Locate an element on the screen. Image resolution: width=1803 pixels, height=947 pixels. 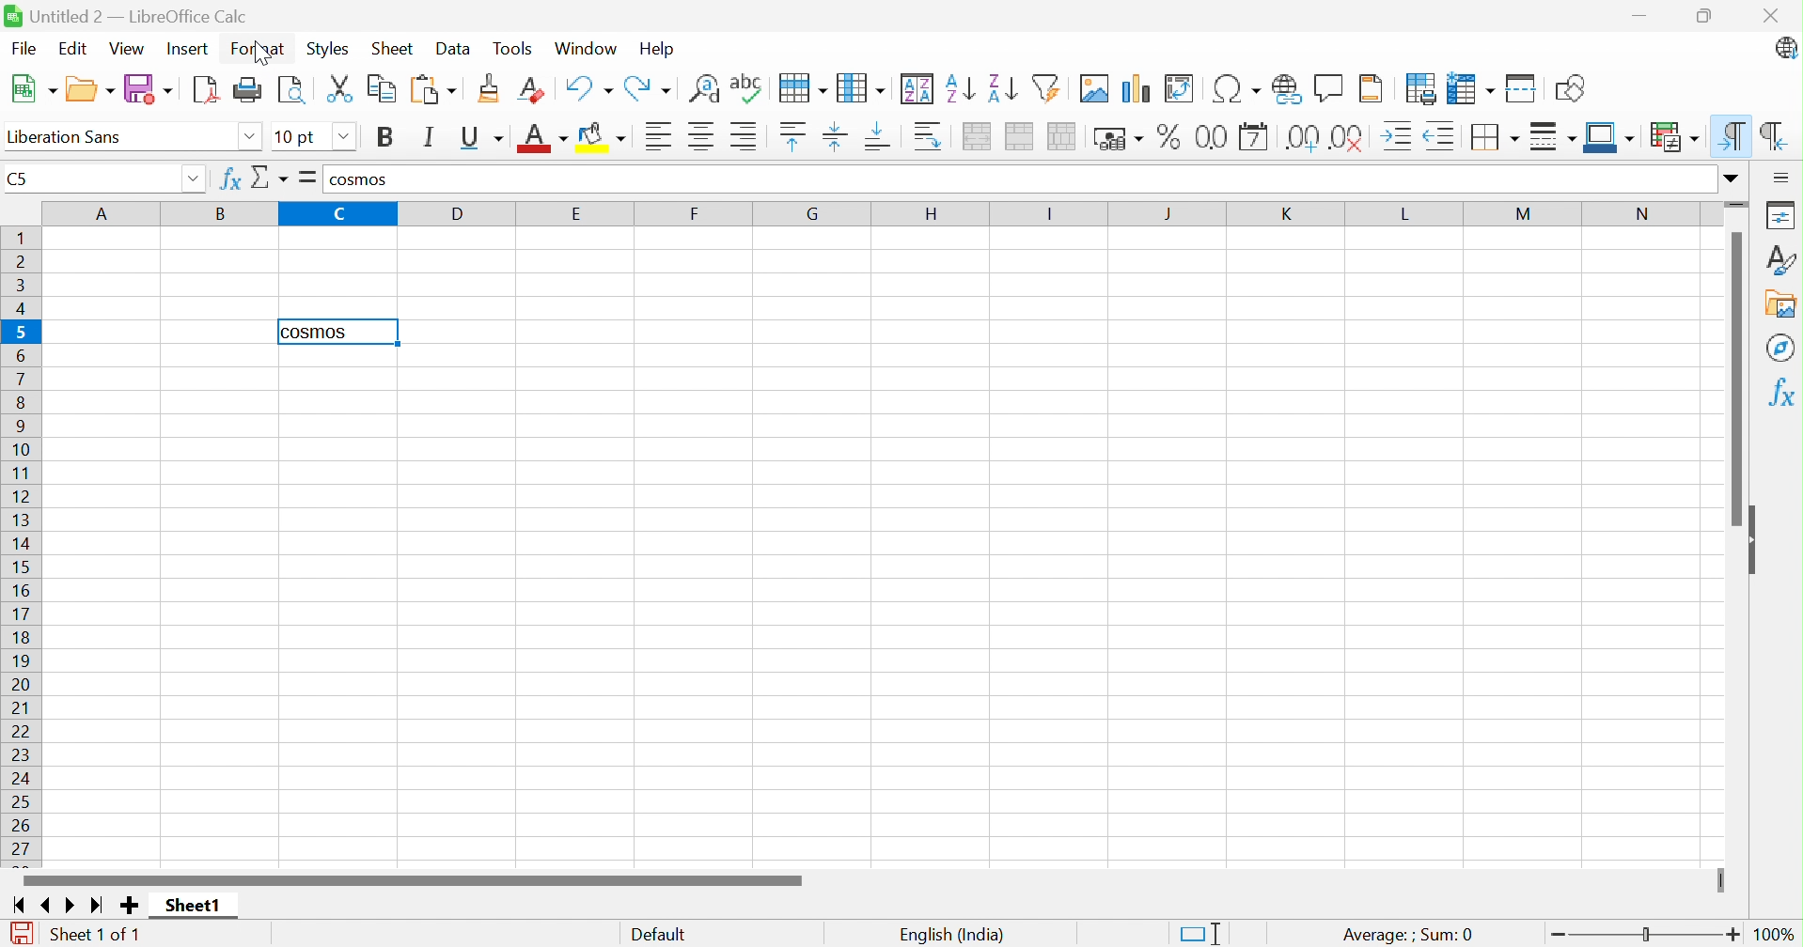
Auto filter is located at coordinates (1049, 86).